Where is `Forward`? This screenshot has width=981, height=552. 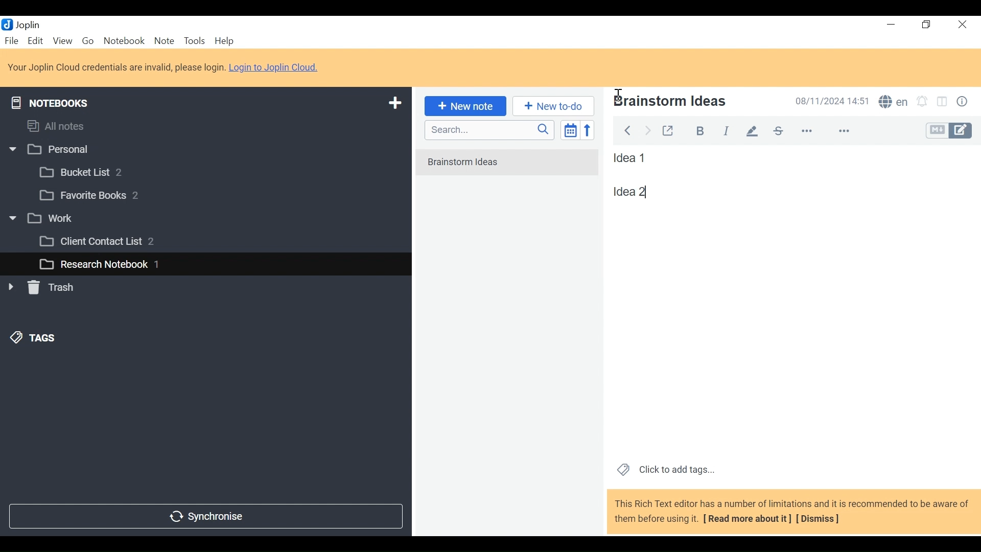 Forward is located at coordinates (648, 129).